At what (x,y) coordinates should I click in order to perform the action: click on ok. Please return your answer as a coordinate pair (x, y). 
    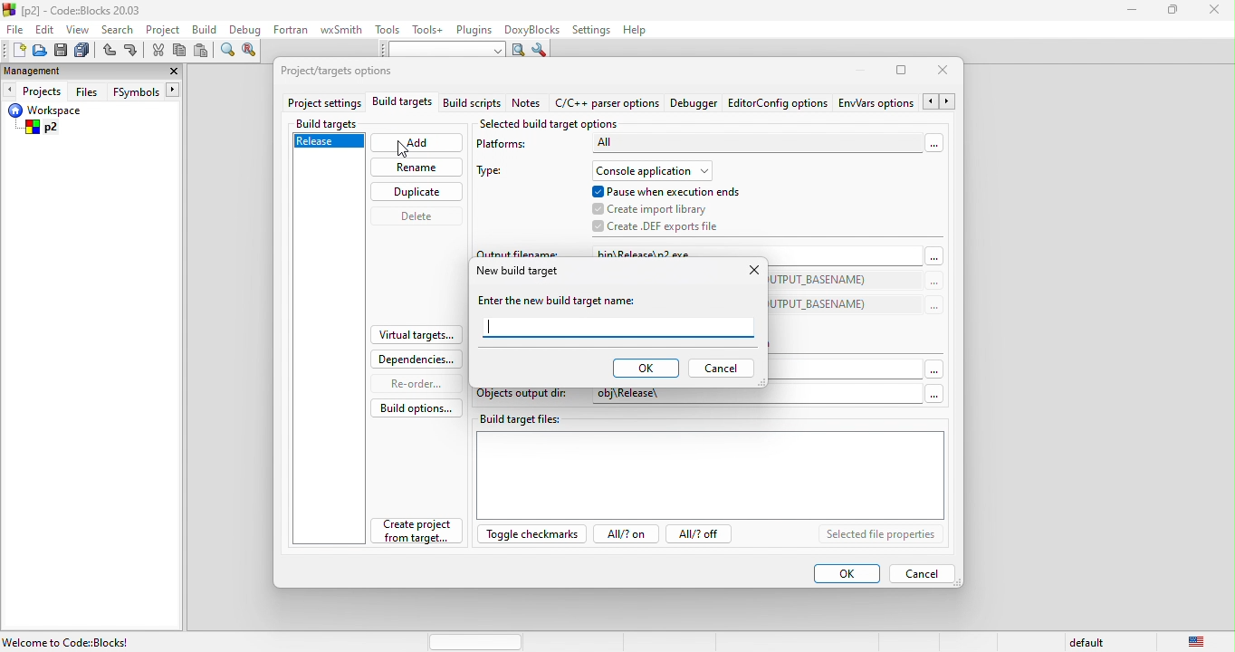
    Looking at the image, I should click on (644, 369).